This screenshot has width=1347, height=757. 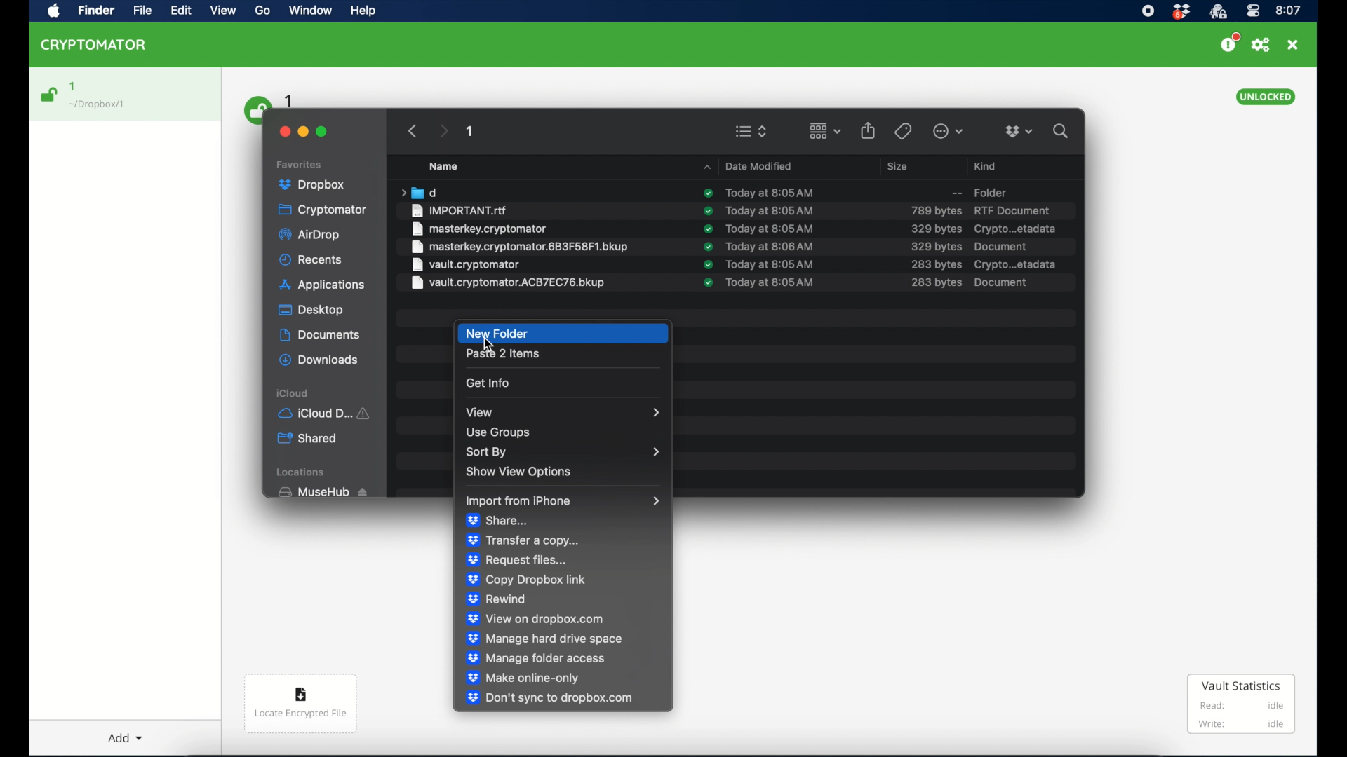 What do you see at coordinates (479, 229) in the screenshot?
I see `file name` at bounding box center [479, 229].